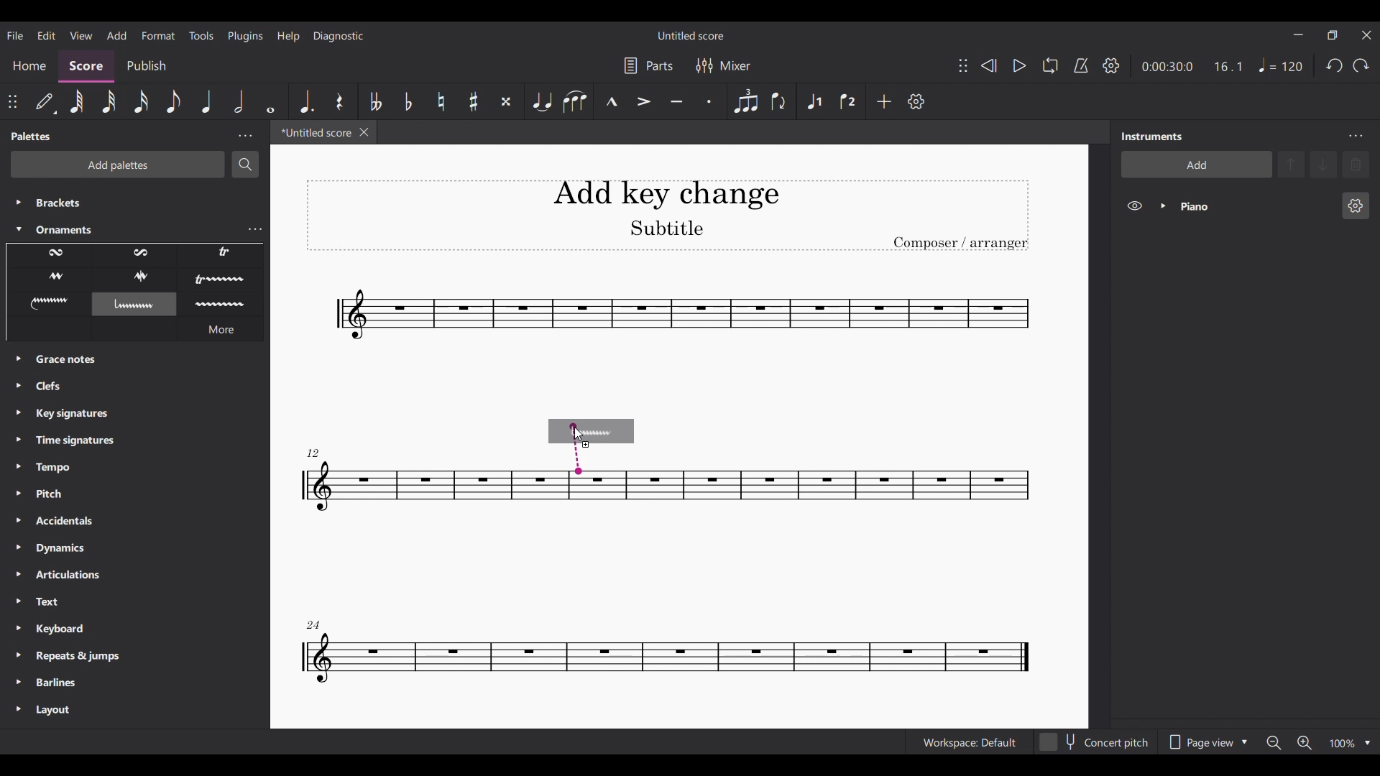 This screenshot has width=1380, height=776. What do you see at coordinates (221, 329) in the screenshot?
I see `More ornament options` at bounding box center [221, 329].